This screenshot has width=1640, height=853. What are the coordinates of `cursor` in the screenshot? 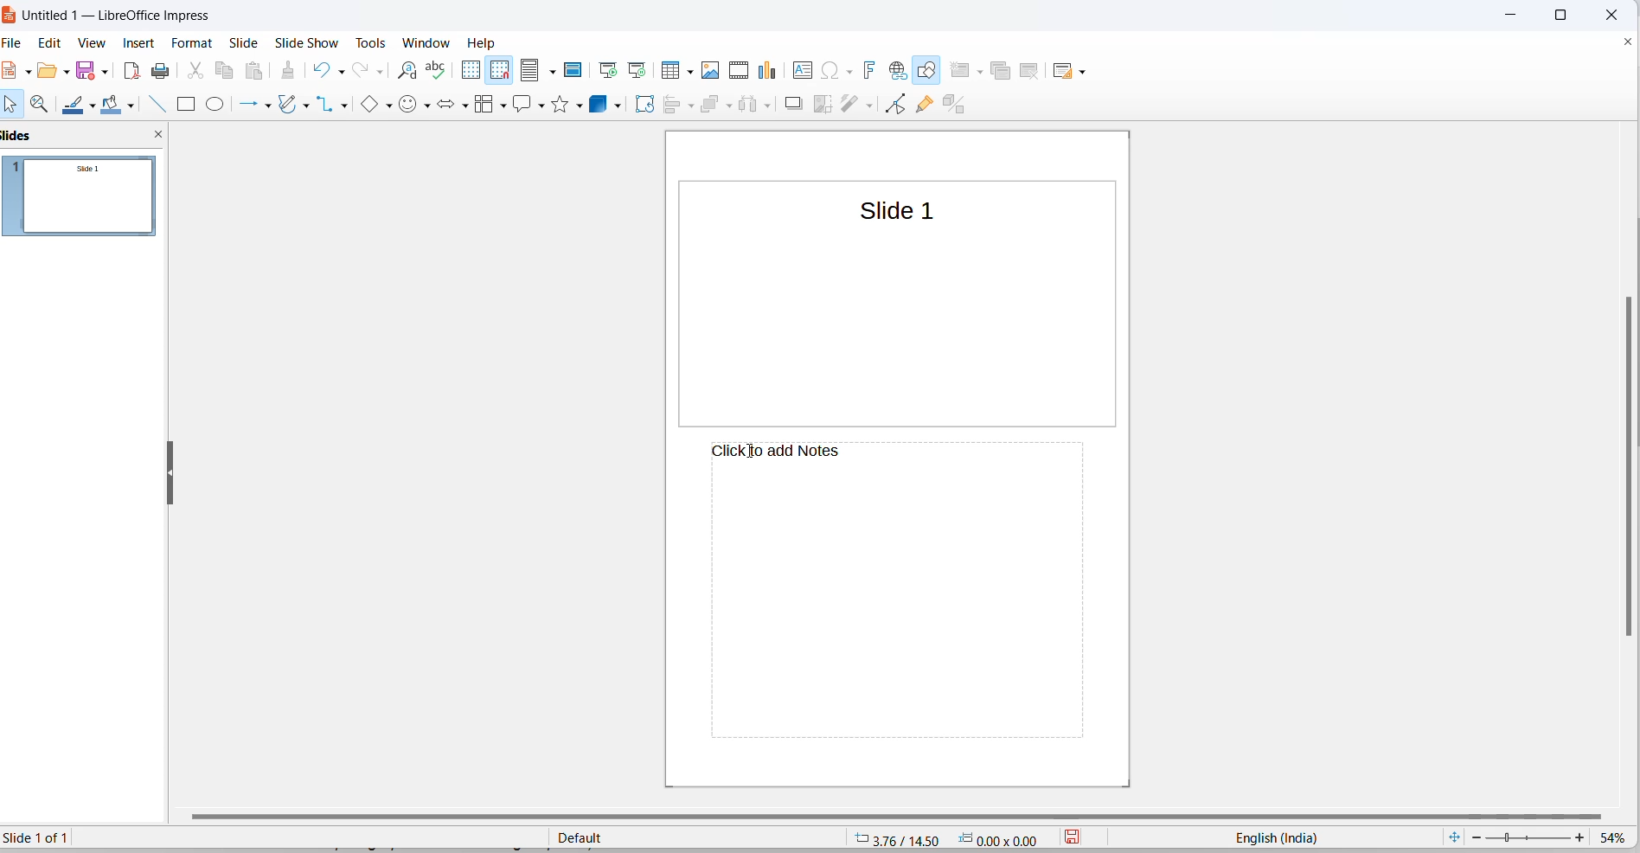 It's located at (556, 77).